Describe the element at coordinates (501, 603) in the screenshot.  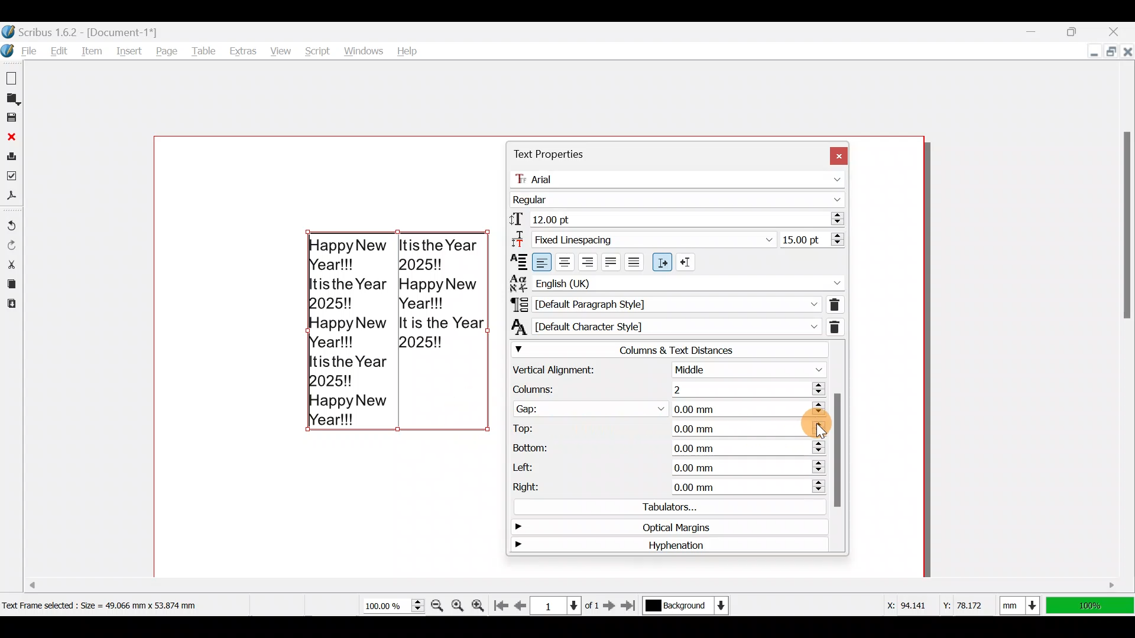
I see `Go to first page` at that location.